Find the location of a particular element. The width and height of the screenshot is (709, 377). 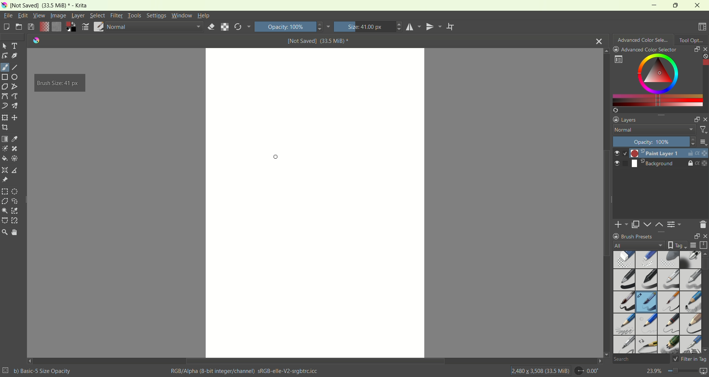

edit brush settings is located at coordinates (86, 27).